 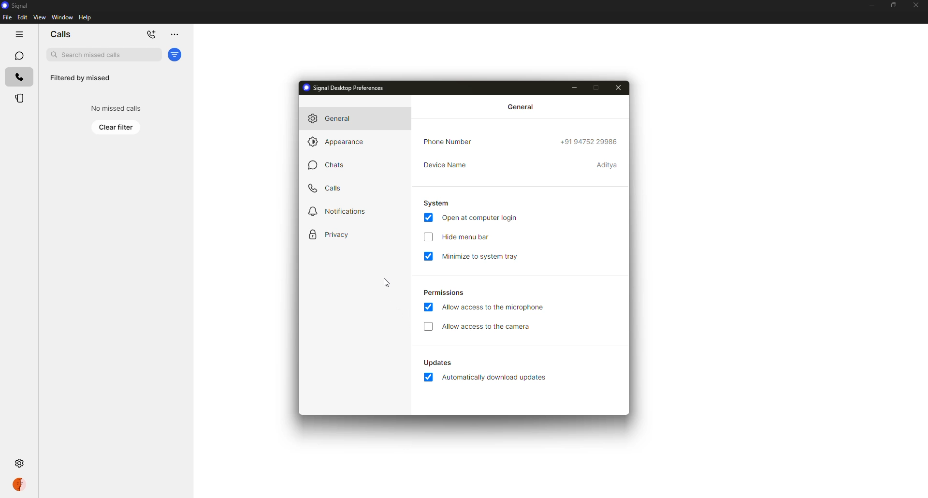 What do you see at coordinates (86, 17) in the screenshot?
I see `help` at bounding box center [86, 17].